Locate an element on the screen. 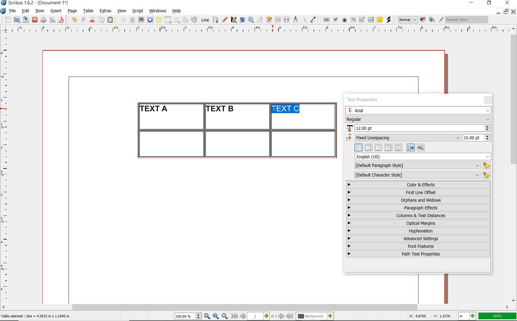 This screenshot has width=517, height=321. toggle color management is located at coordinates (423, 20).